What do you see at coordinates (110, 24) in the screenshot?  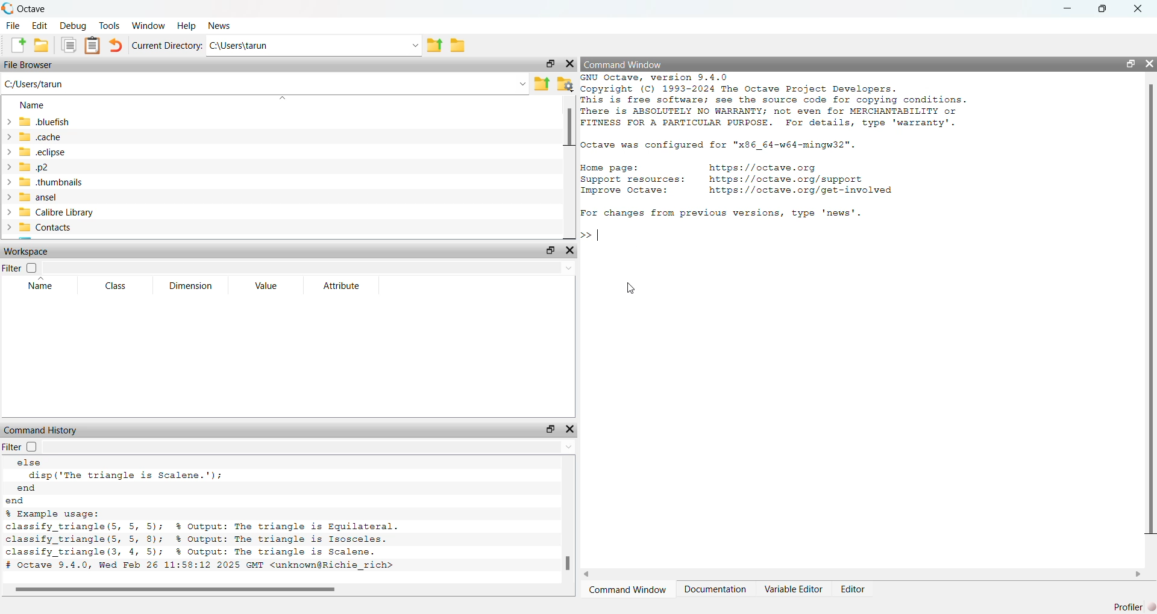 I see `tools` at bounding box center [110, 24].